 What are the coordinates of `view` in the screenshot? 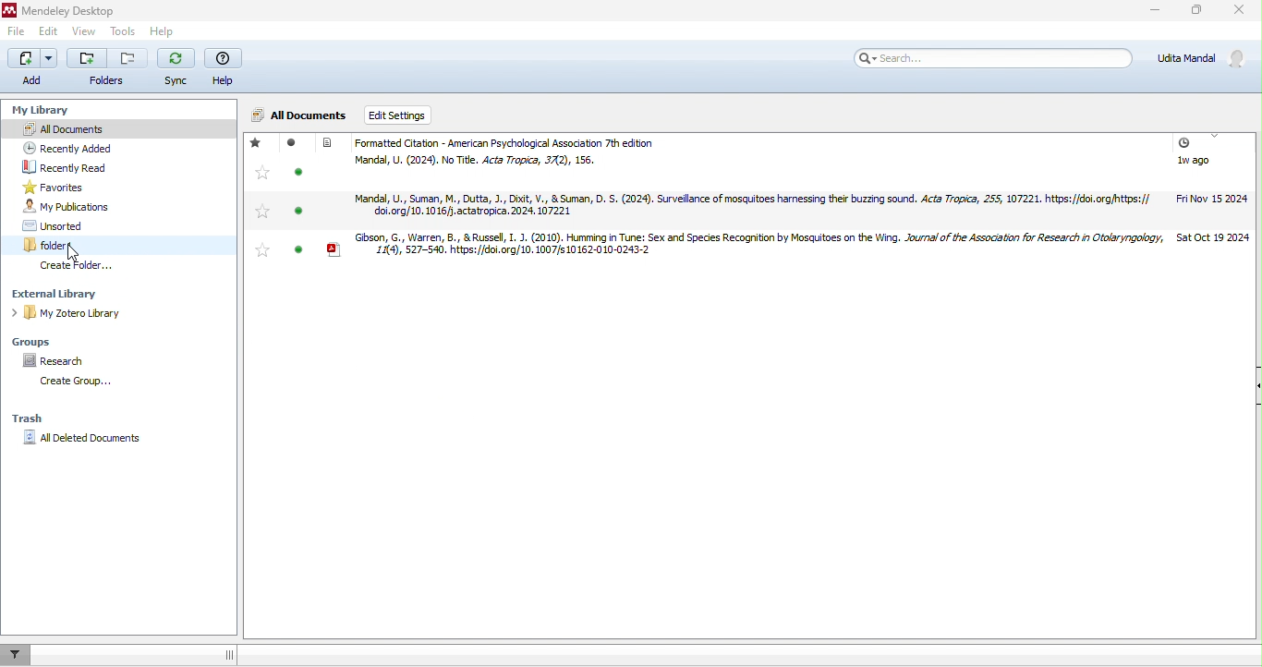 It's located at (83, 30).